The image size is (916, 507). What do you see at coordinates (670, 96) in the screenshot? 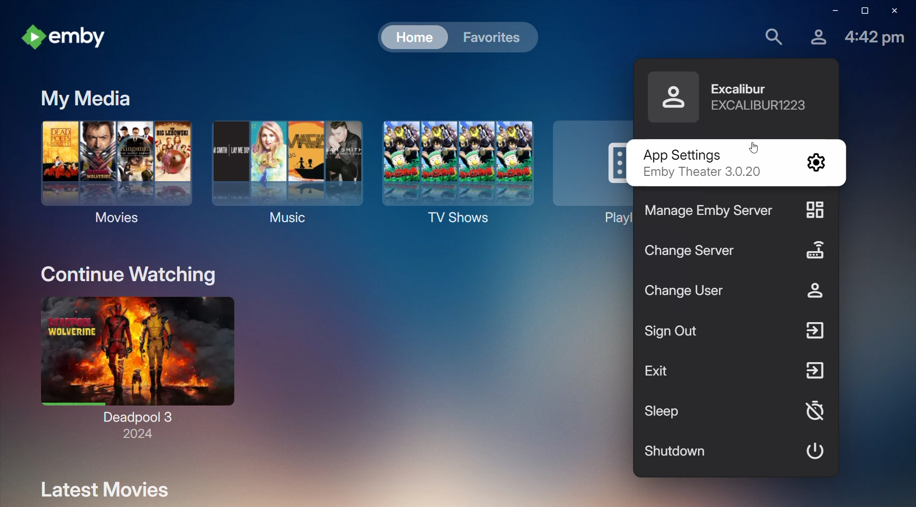
I see `profile picture` at bounding box center [670, 96].